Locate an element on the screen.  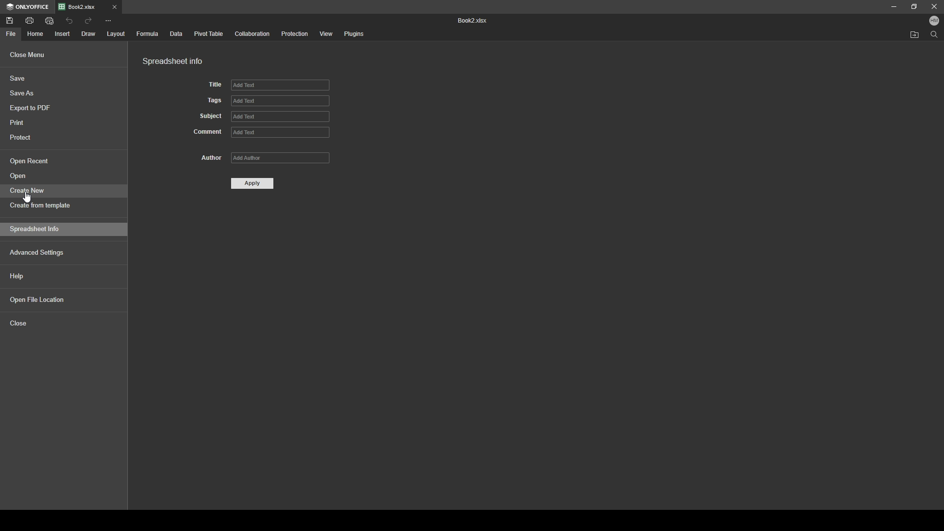
close is located at coordinates (61, 322).